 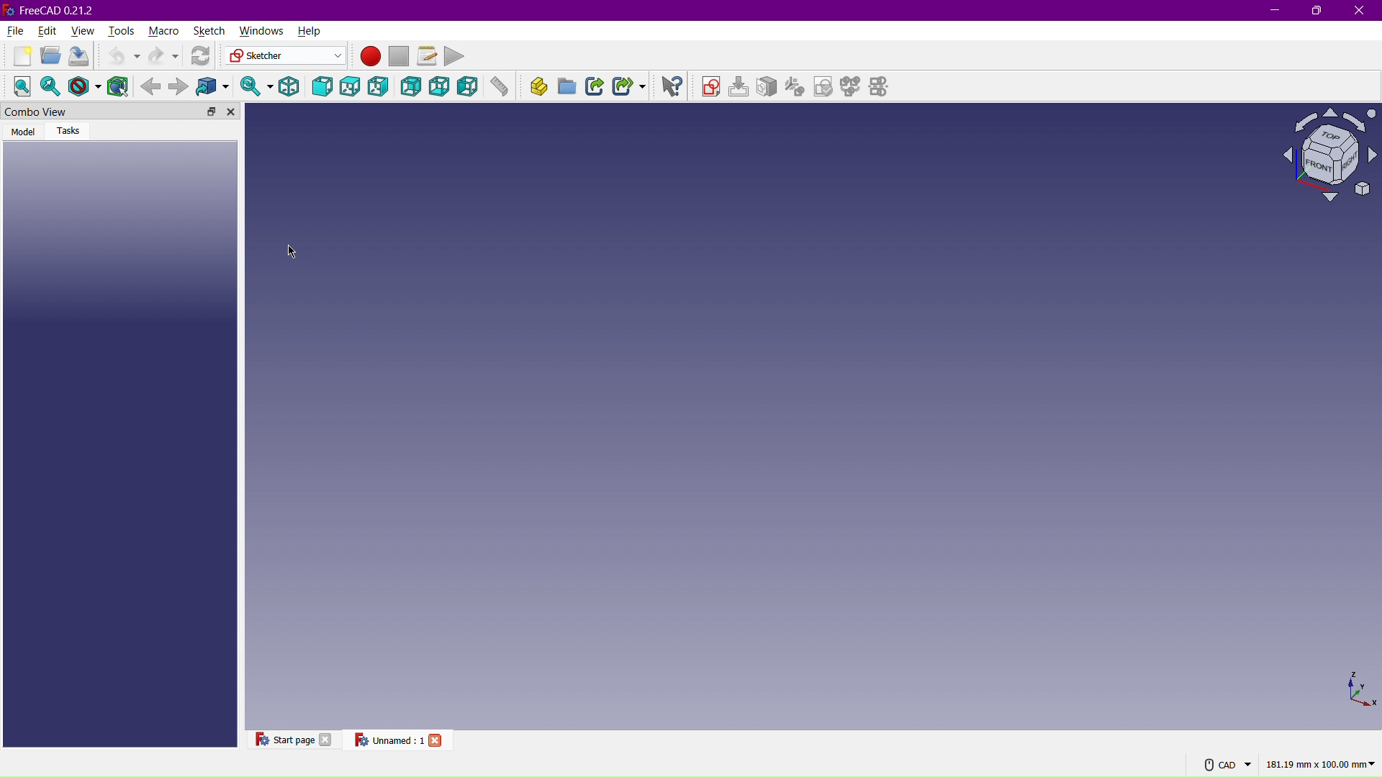 I want to click on Right, so click(x=379, y=85).